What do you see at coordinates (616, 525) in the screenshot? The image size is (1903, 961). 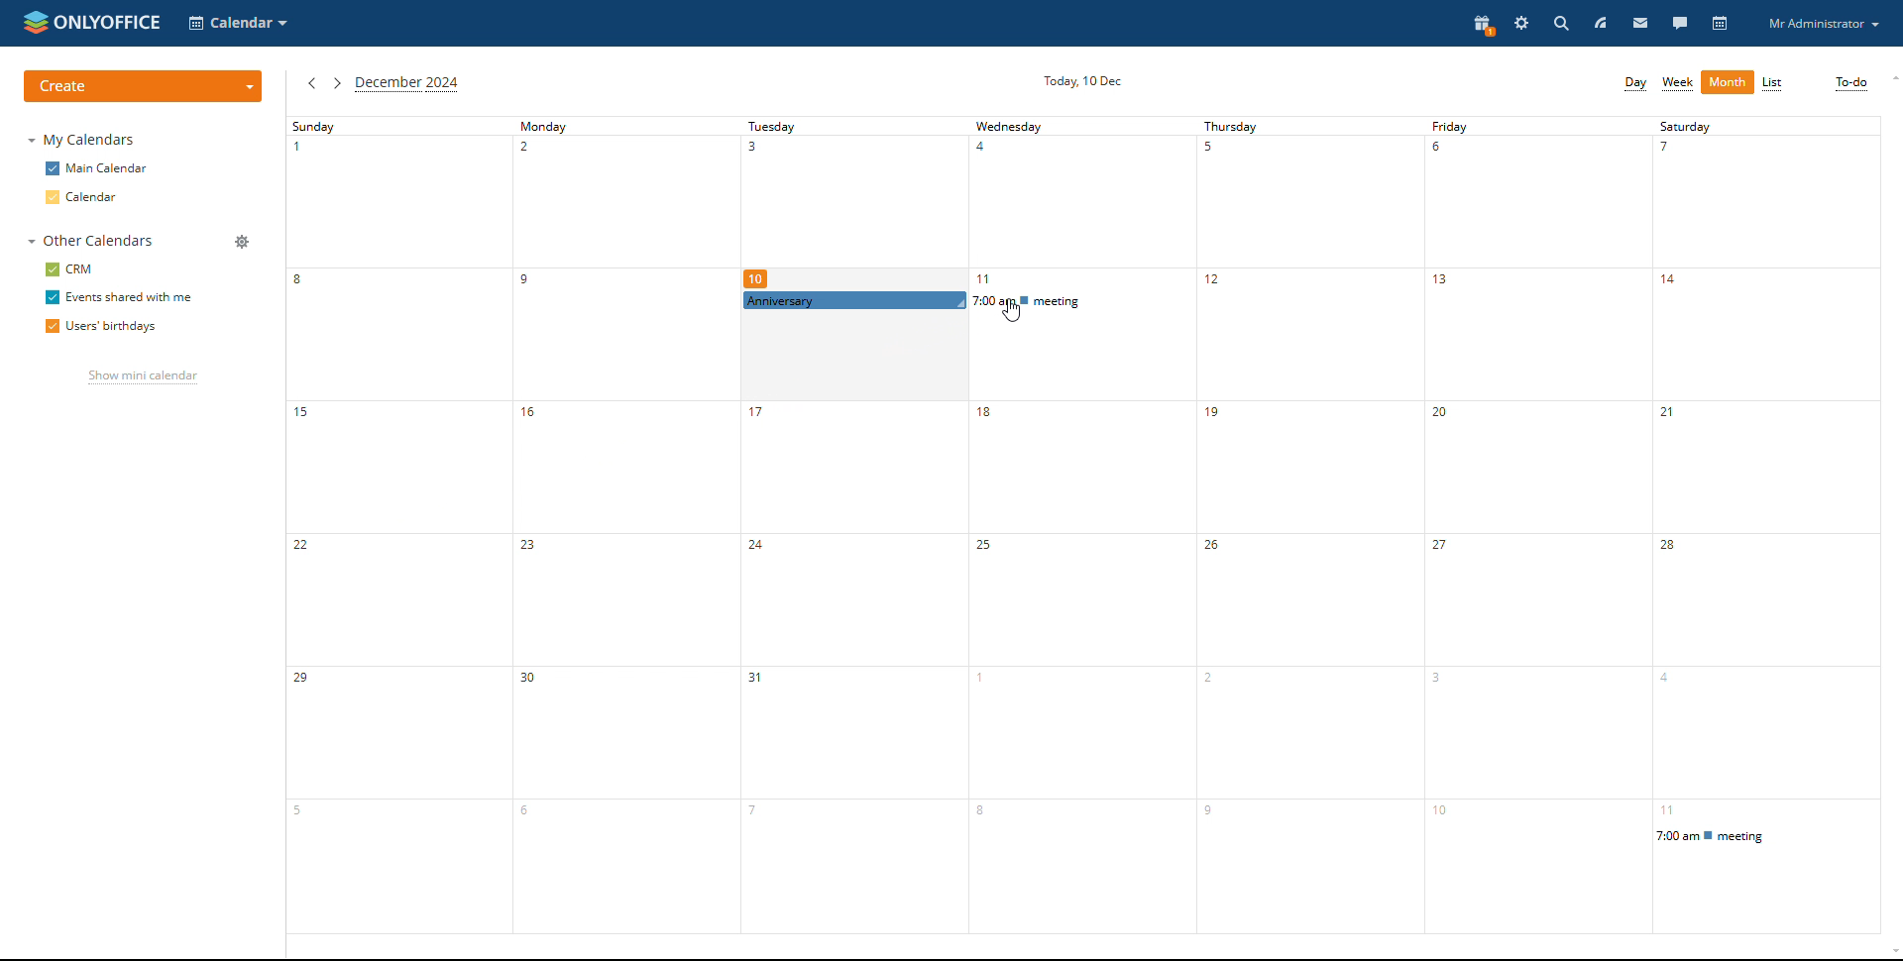 I see `monday` at bounding box center [616, 525].